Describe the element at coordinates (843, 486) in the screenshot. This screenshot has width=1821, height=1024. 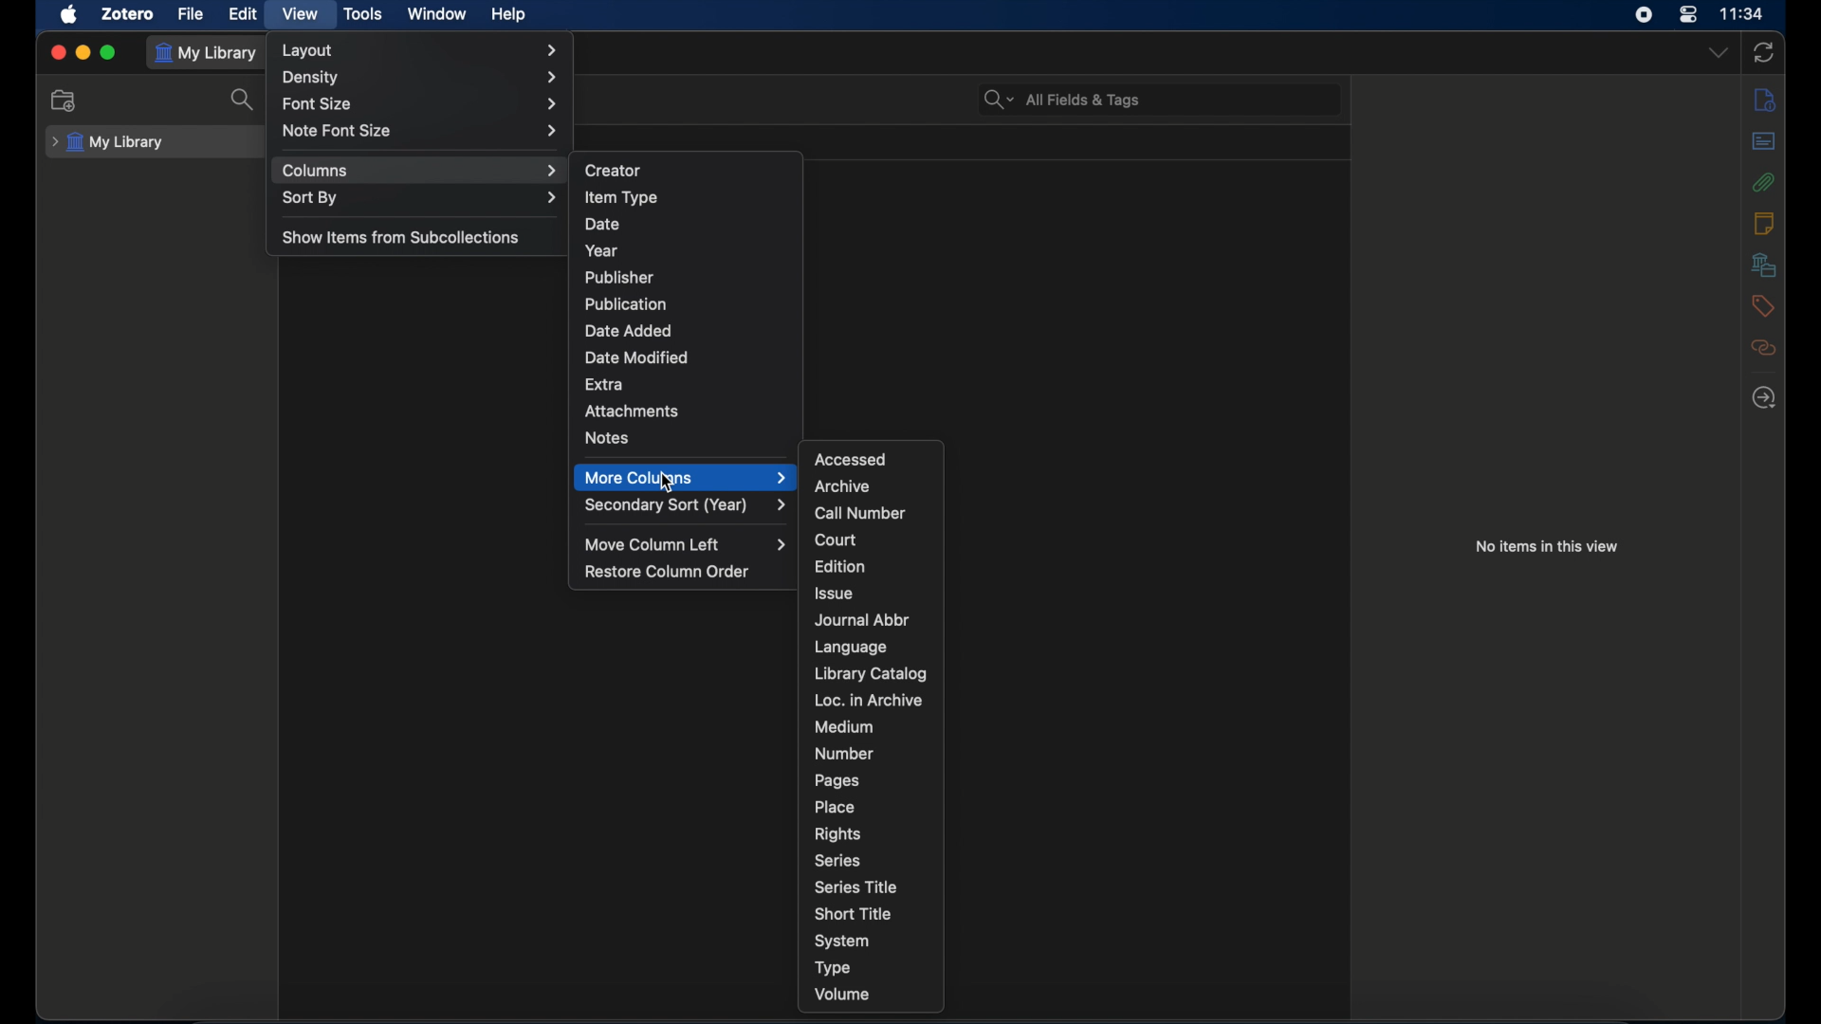
I see `archive` at that location.